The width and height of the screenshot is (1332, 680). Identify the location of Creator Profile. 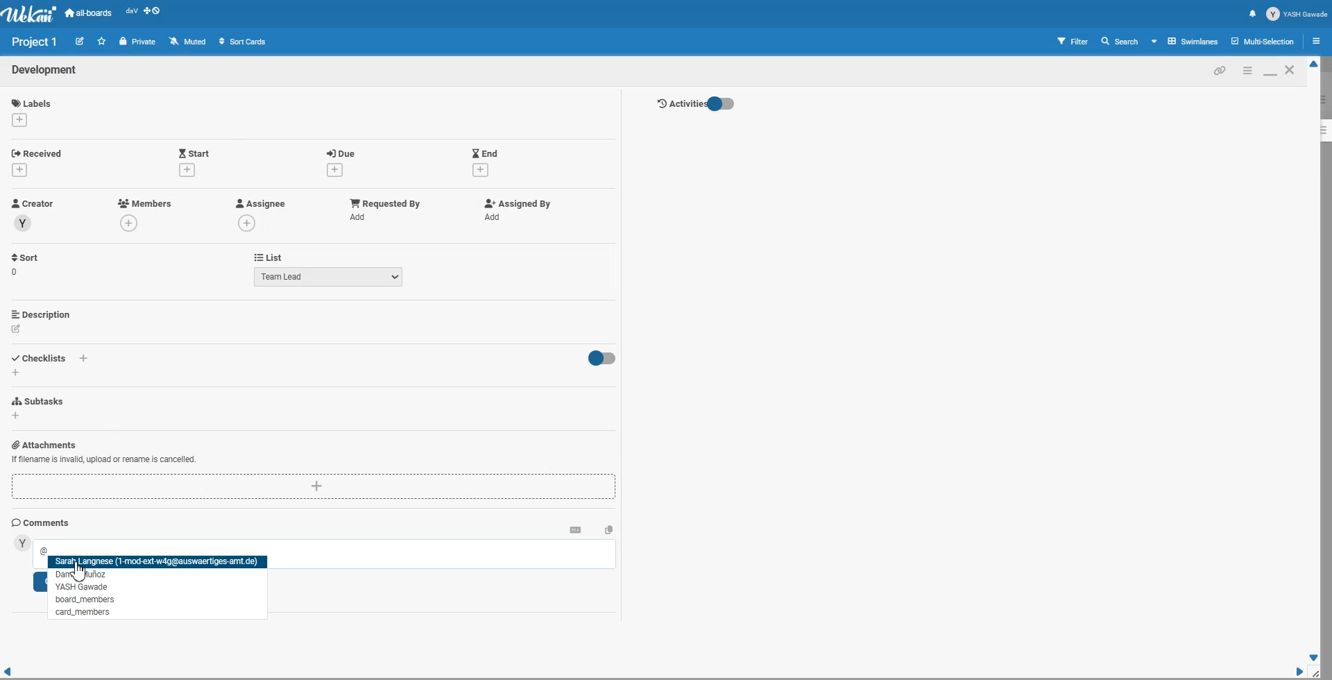
(33, 204).